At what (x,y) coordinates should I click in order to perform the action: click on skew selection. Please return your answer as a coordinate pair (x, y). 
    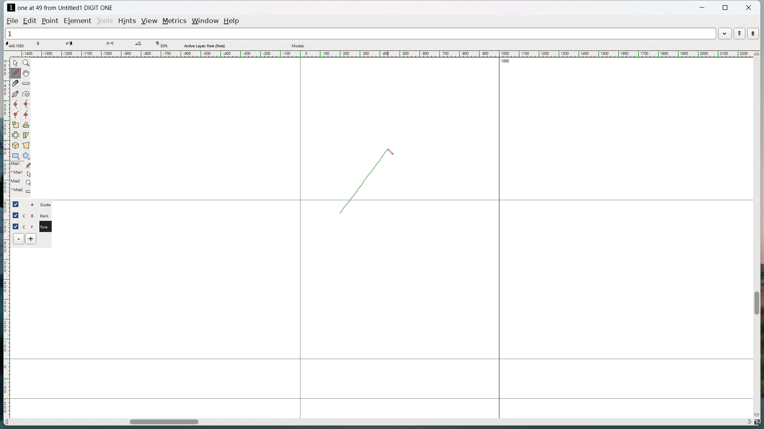
    Looking at the image, I should click on (26, 135).